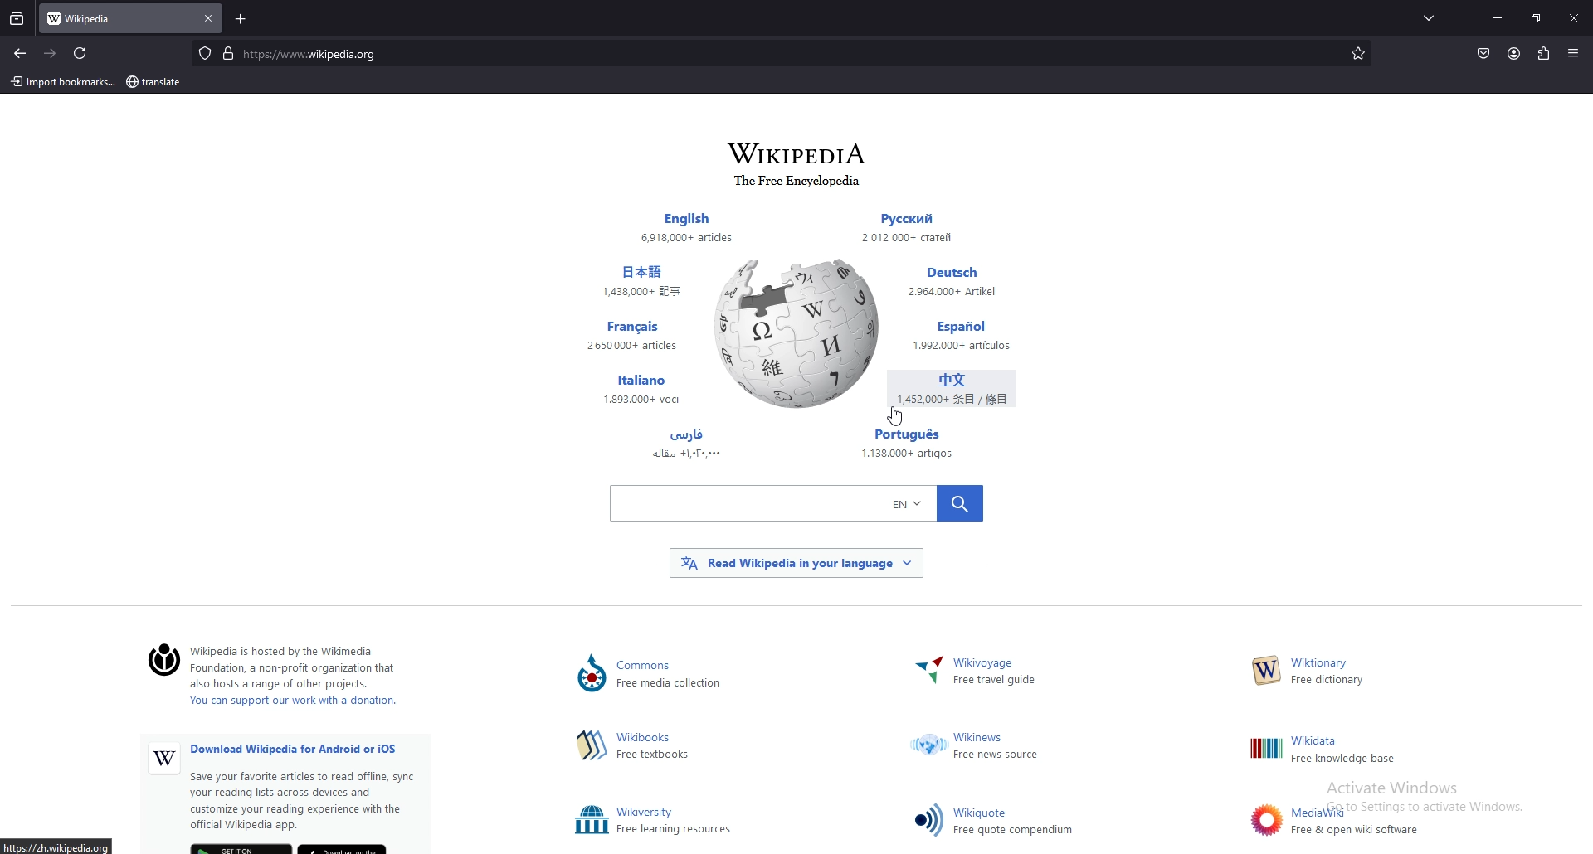 The image size is (1593, 854). I want to click on , so click(926, 672).